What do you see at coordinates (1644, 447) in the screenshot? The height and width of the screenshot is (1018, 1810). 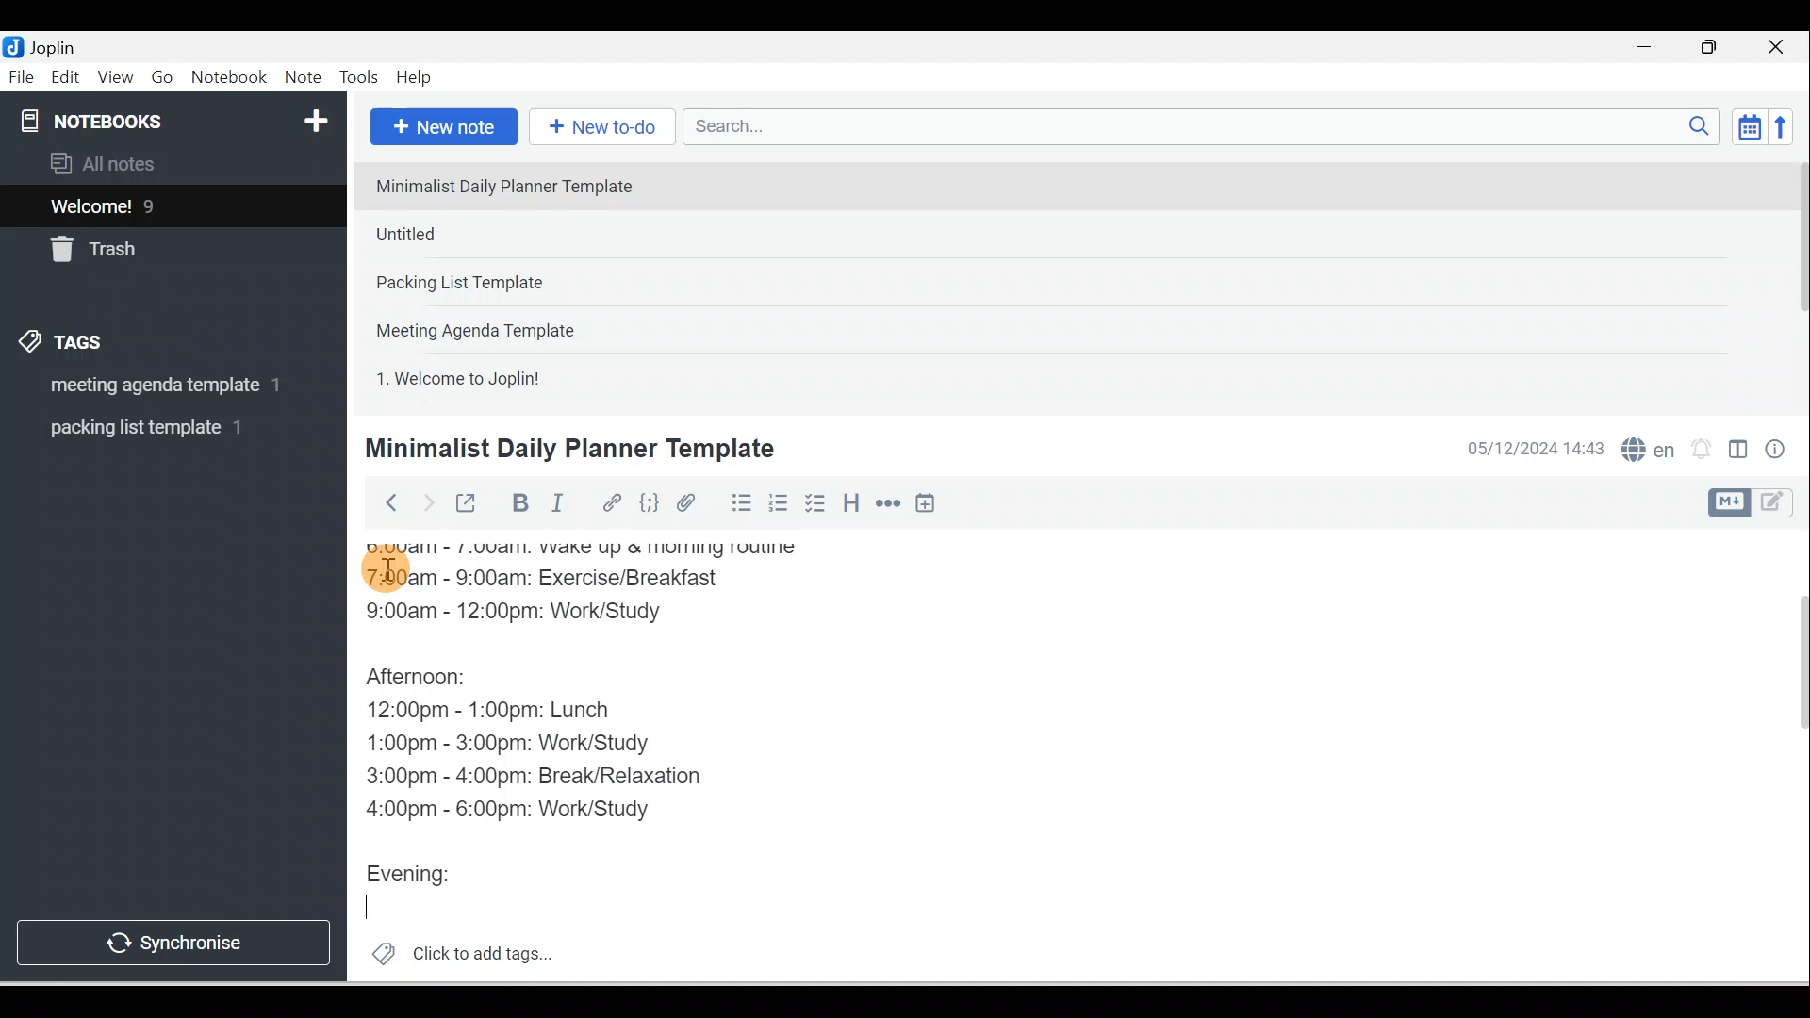 I see `Spelling` at bounding box center [1644, 447].